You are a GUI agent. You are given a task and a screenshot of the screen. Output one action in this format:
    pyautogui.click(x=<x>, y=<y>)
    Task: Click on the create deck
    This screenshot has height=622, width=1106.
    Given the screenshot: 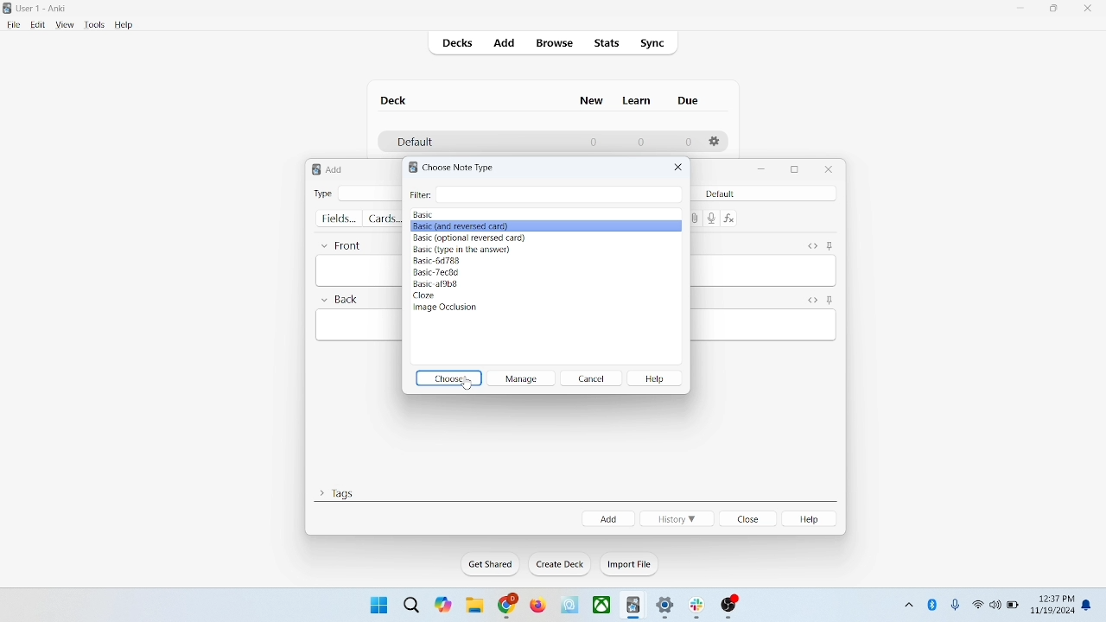 What is the action you would take?
    pyautogui.click(x=561, y=564)
    